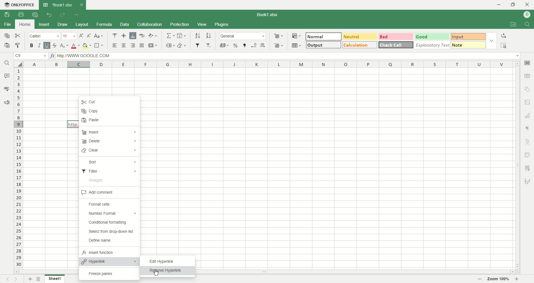 The height and width of the screenshot is (283, 534). I want to click on percent style, so click(235, 46).